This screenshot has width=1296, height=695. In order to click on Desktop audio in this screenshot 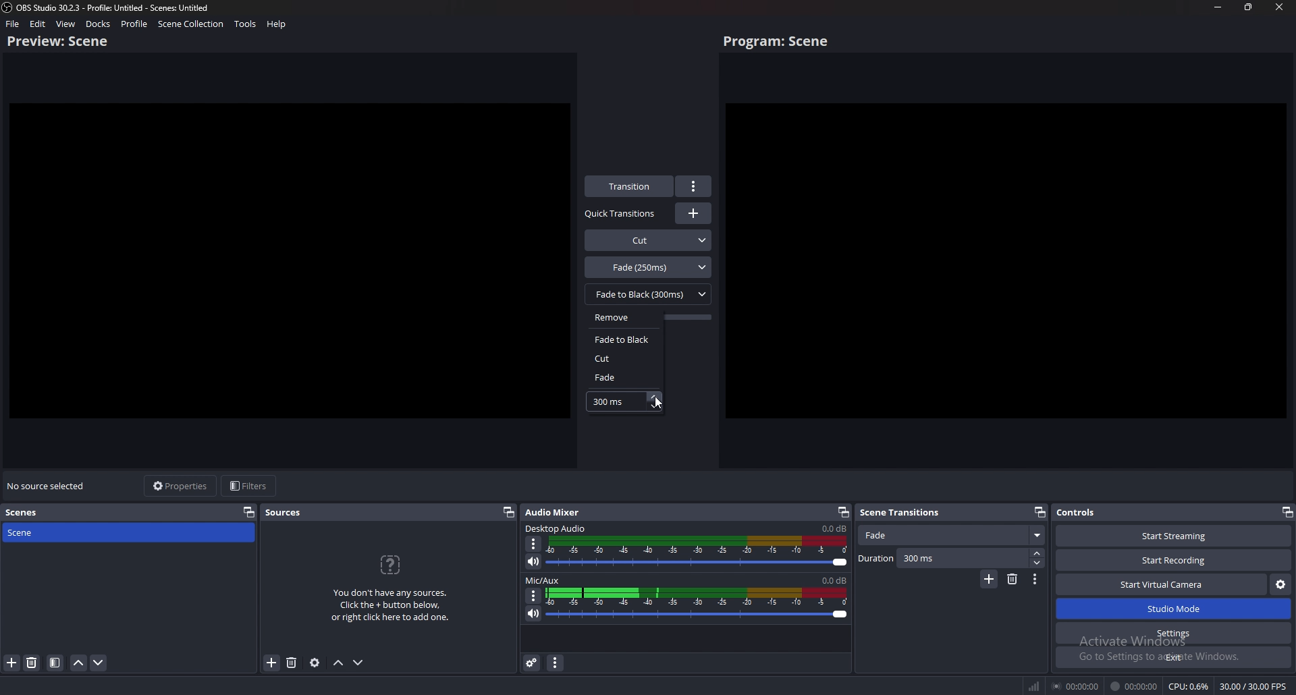, I will do `click(557, 528)`.